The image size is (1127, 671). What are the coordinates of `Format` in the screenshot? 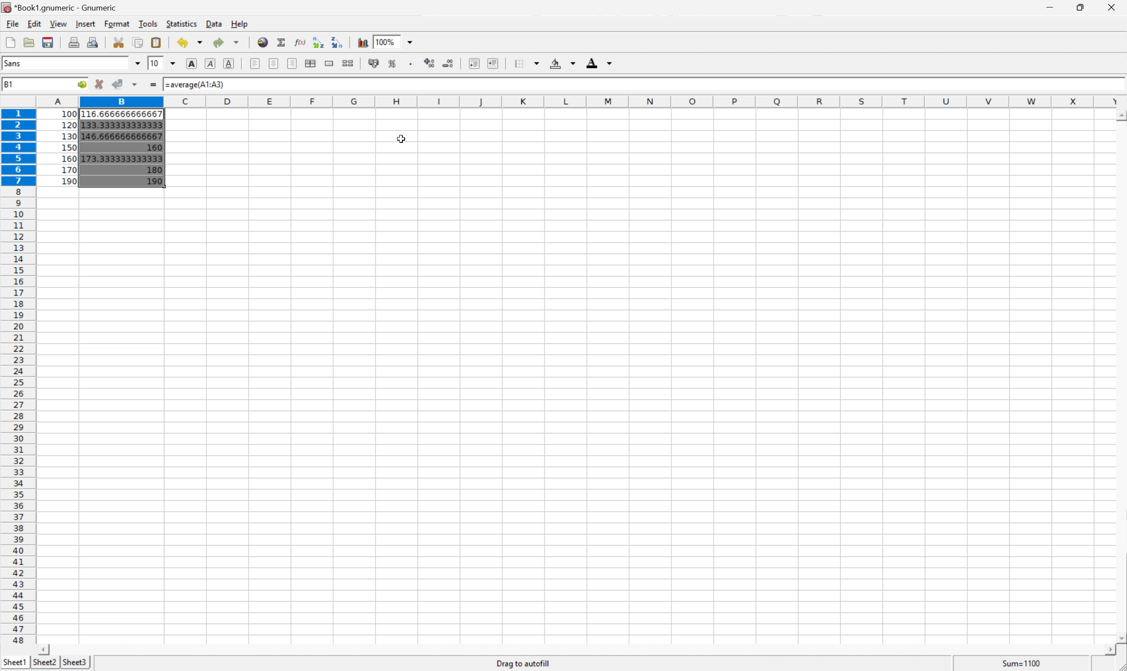 It's located at (117, 24).